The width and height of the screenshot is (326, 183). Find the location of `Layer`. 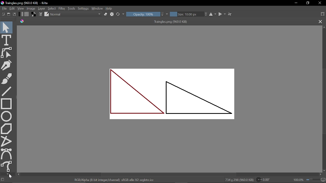

Layer is located at coordinates (42, 8).